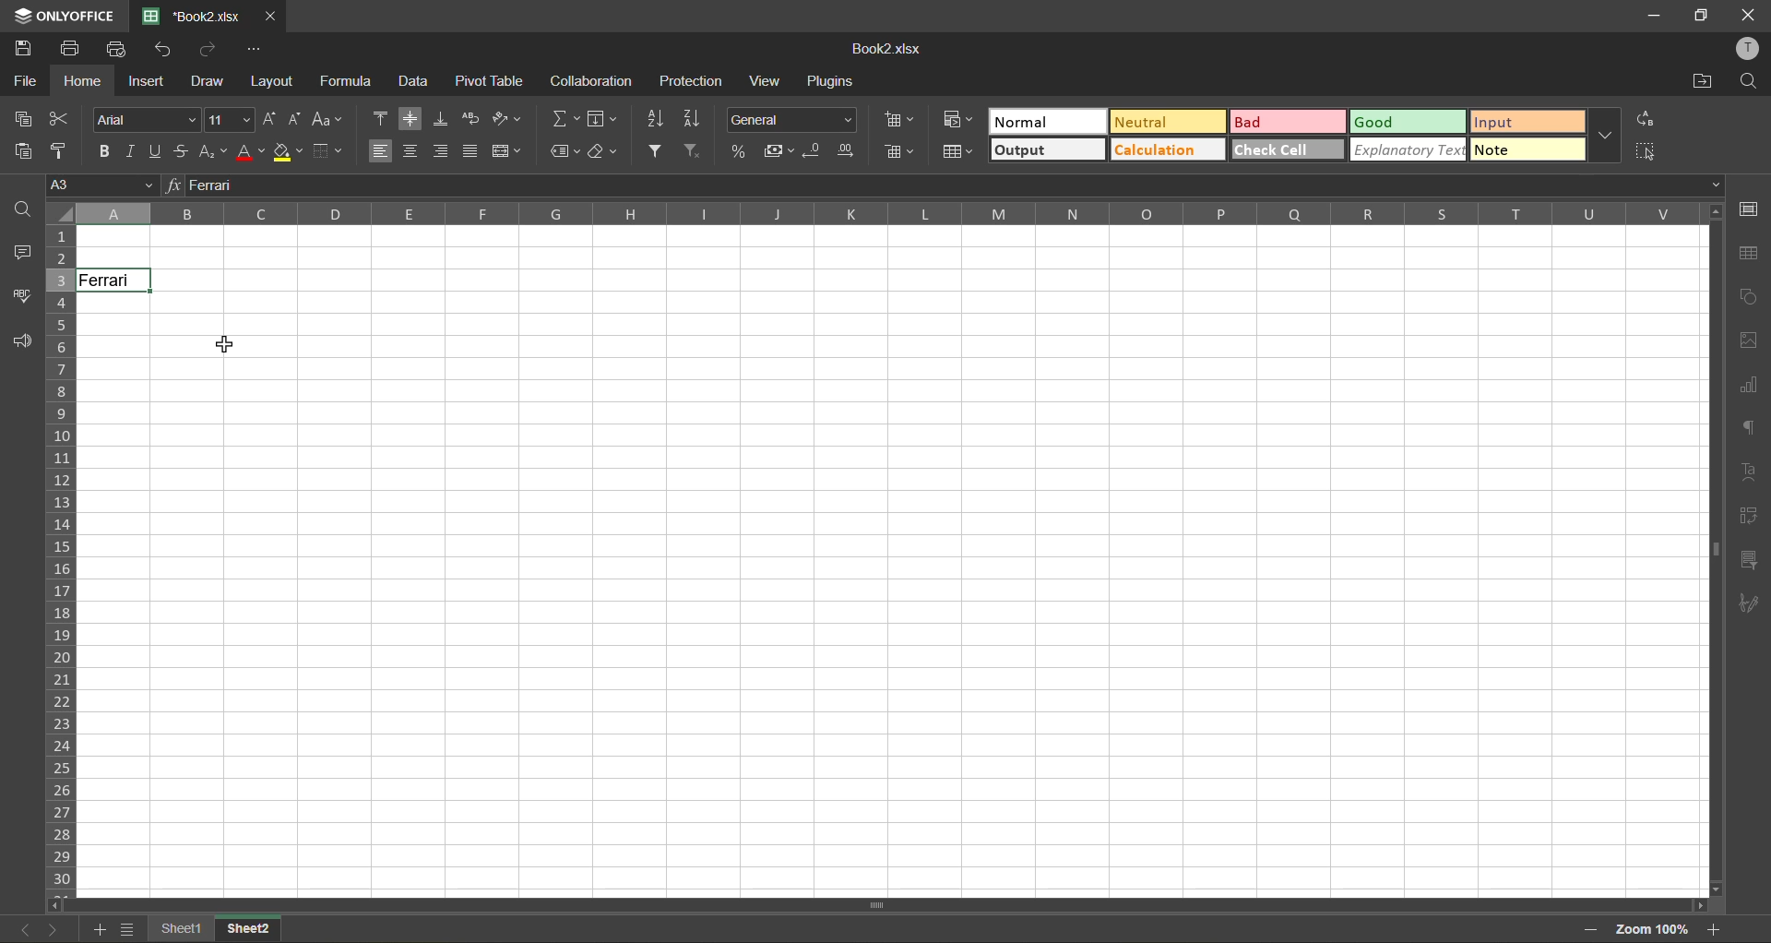  Describe the element at coordinates (118, 49) in the screenshot. I see `quick print` at that location.